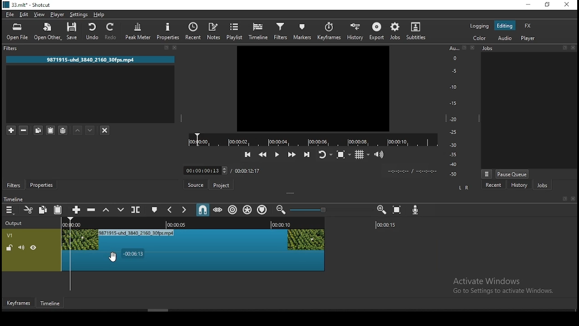 The height and width of the screenshot is (326, 579). What do you see at coordinates (15, 48) in the screenshot?
I see `filters` at bounding box center [15, 48].